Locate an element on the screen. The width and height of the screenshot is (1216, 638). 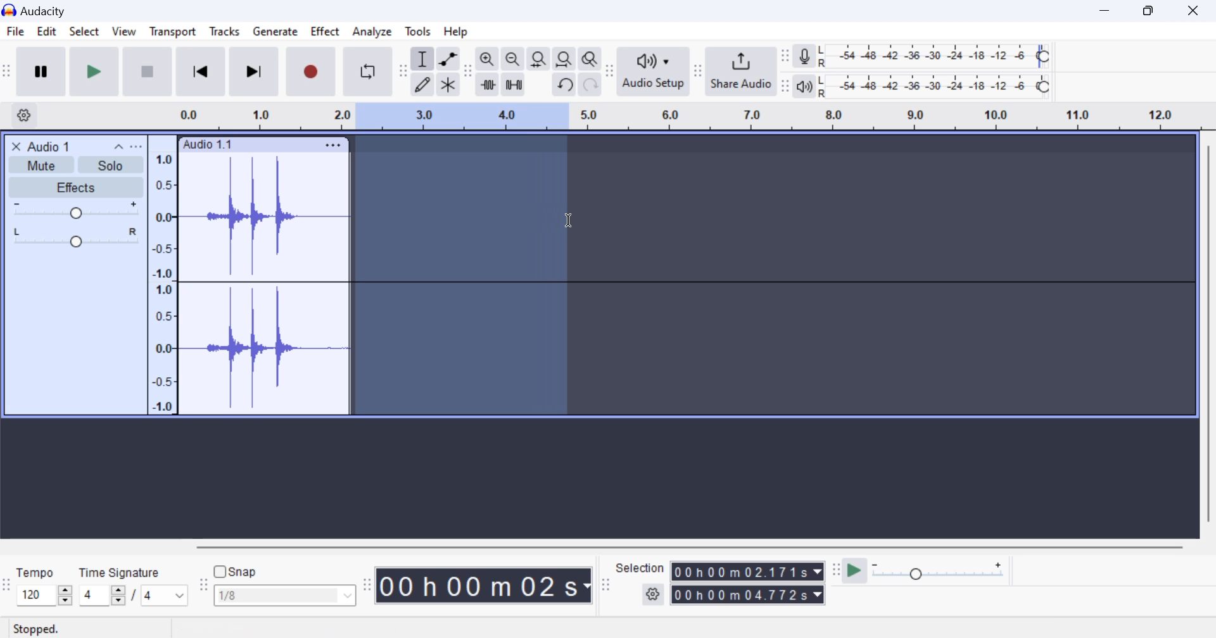
open menu is located at coordinates (136, 146).